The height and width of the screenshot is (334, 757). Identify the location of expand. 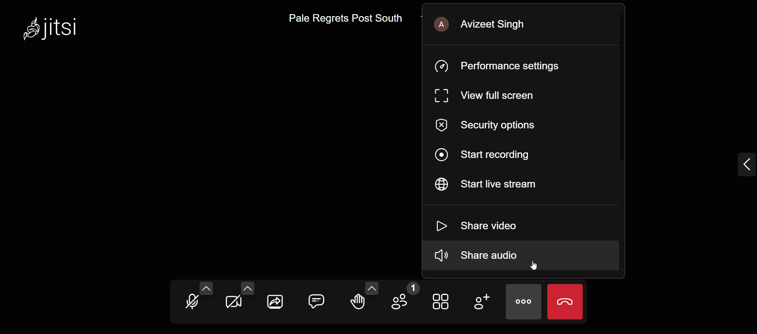
(733, 162).